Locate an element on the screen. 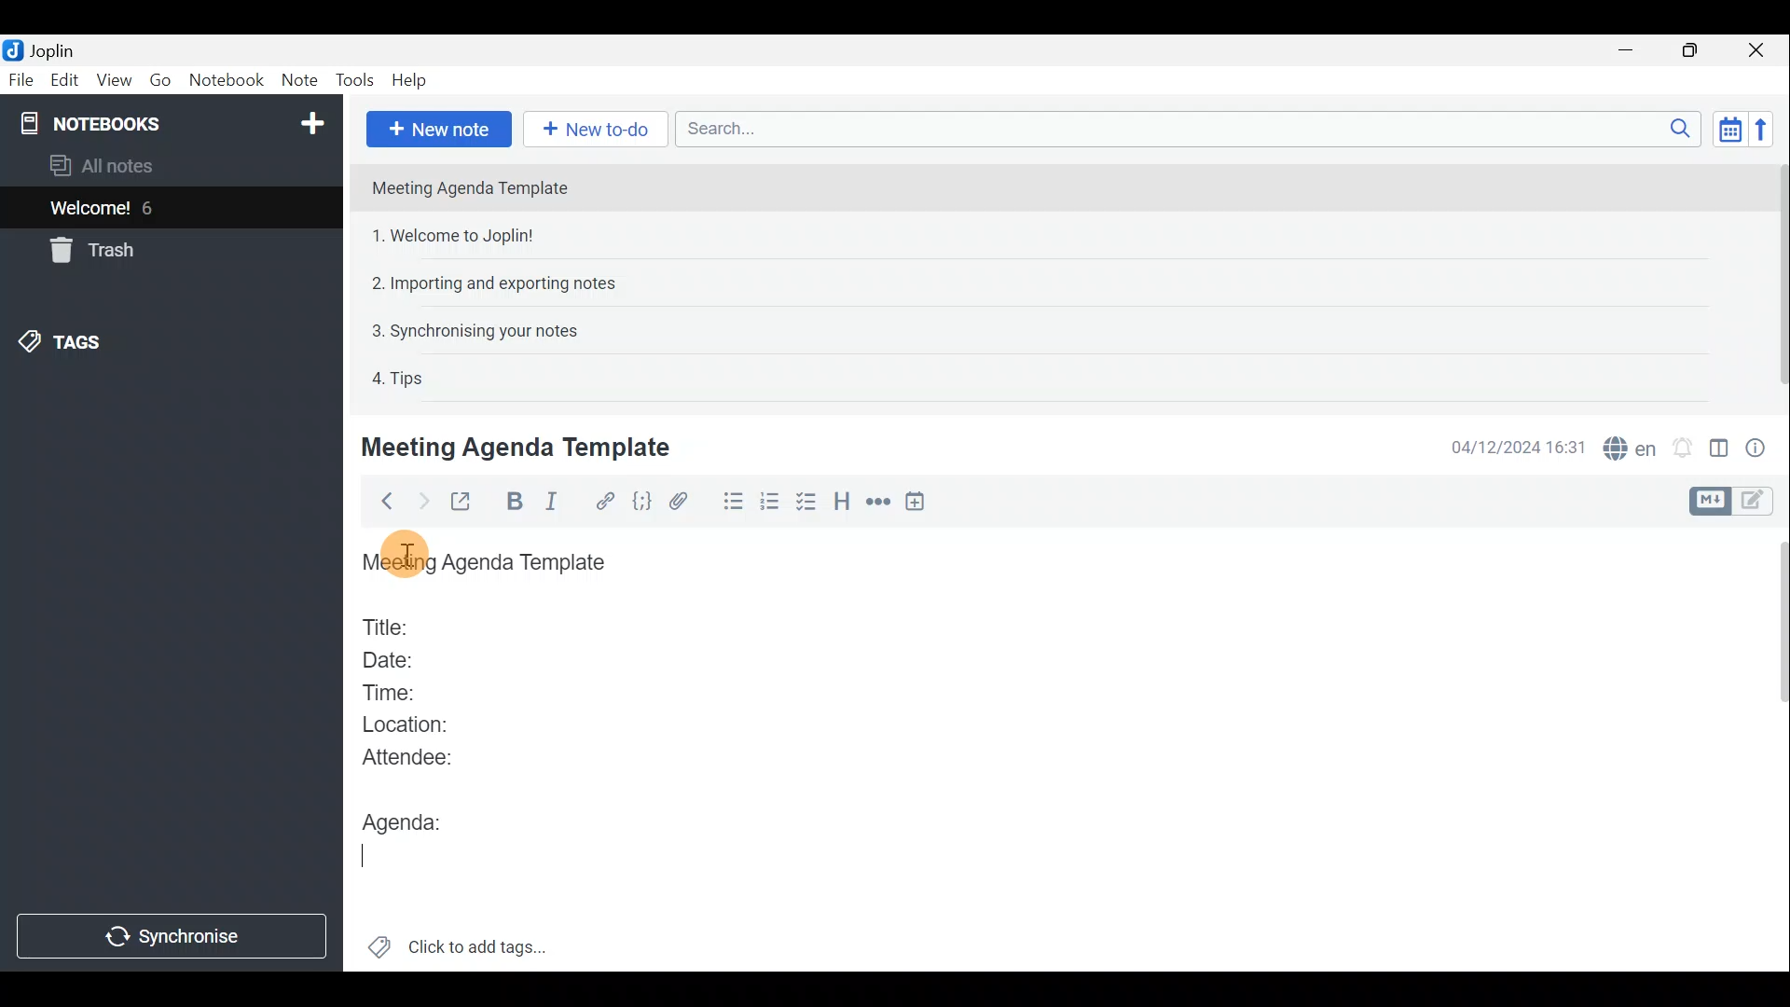  Notebook is located at coordinates (227, 81).